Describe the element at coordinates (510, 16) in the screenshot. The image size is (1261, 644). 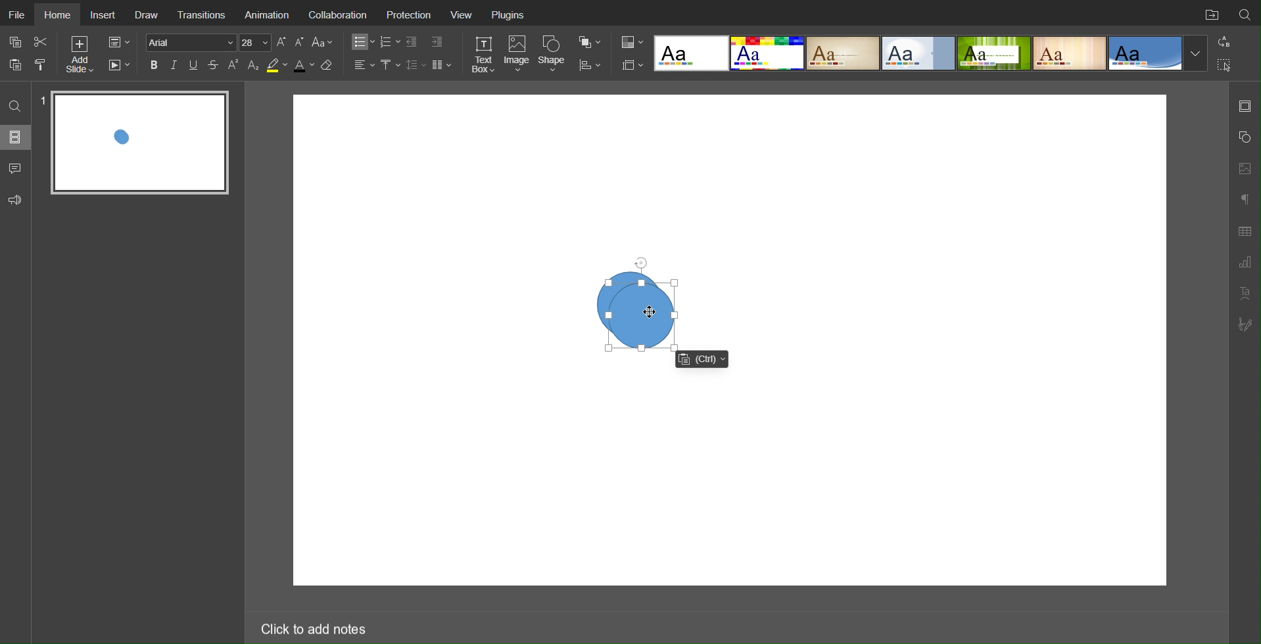
I see `Plugins` at that location.